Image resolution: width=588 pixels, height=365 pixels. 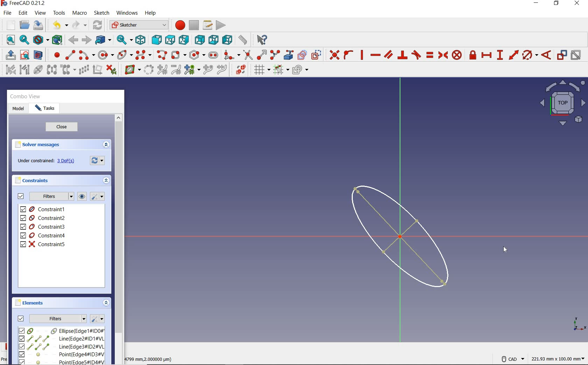 I want to click on switch between workbenches, so click(x=139, y=25).